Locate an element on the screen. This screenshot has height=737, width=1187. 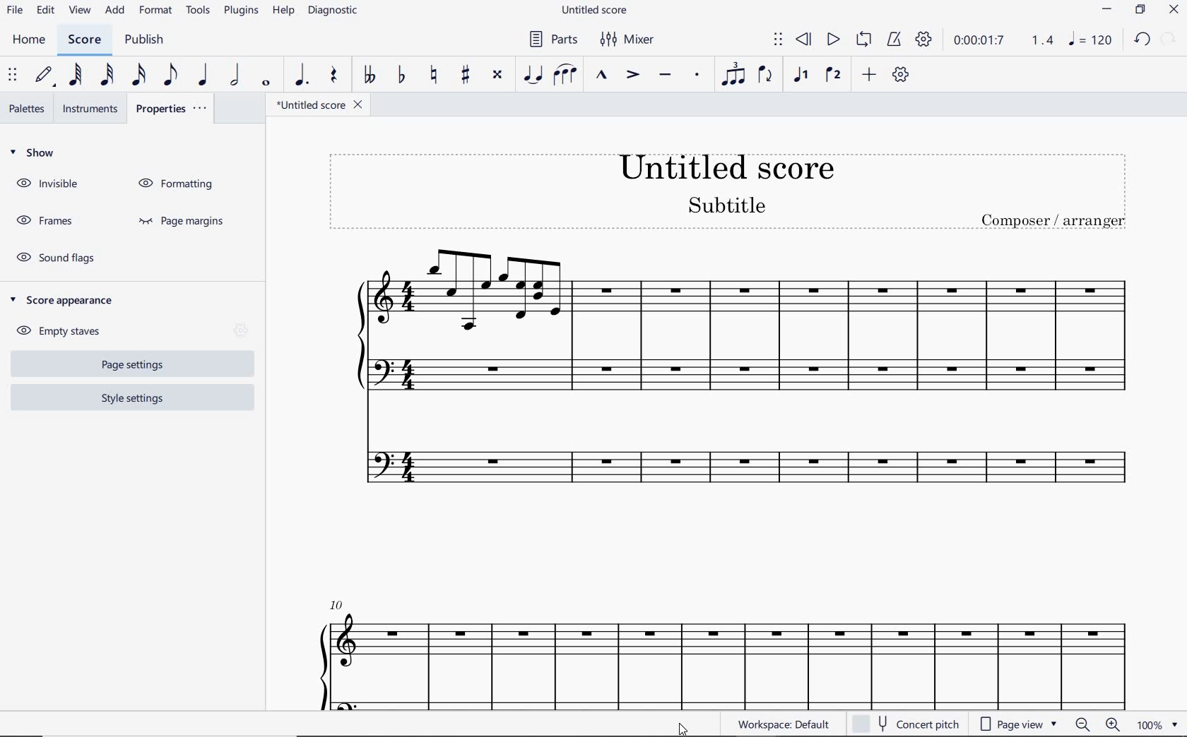
SOUND FLAGS is located at coordinates (59, 258).